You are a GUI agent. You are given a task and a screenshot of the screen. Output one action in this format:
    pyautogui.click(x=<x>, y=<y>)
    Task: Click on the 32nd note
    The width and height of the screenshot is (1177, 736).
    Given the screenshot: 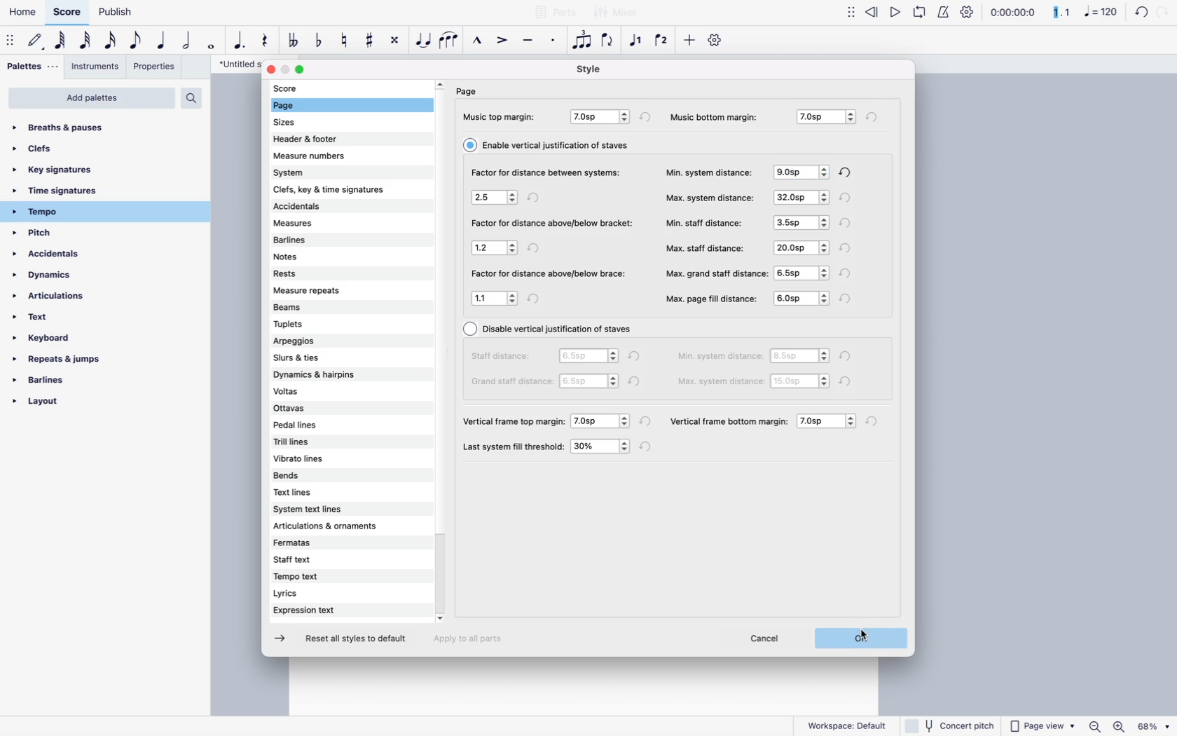 What is the action you would take?
    pyautogui.click(x=86, y=41)
    